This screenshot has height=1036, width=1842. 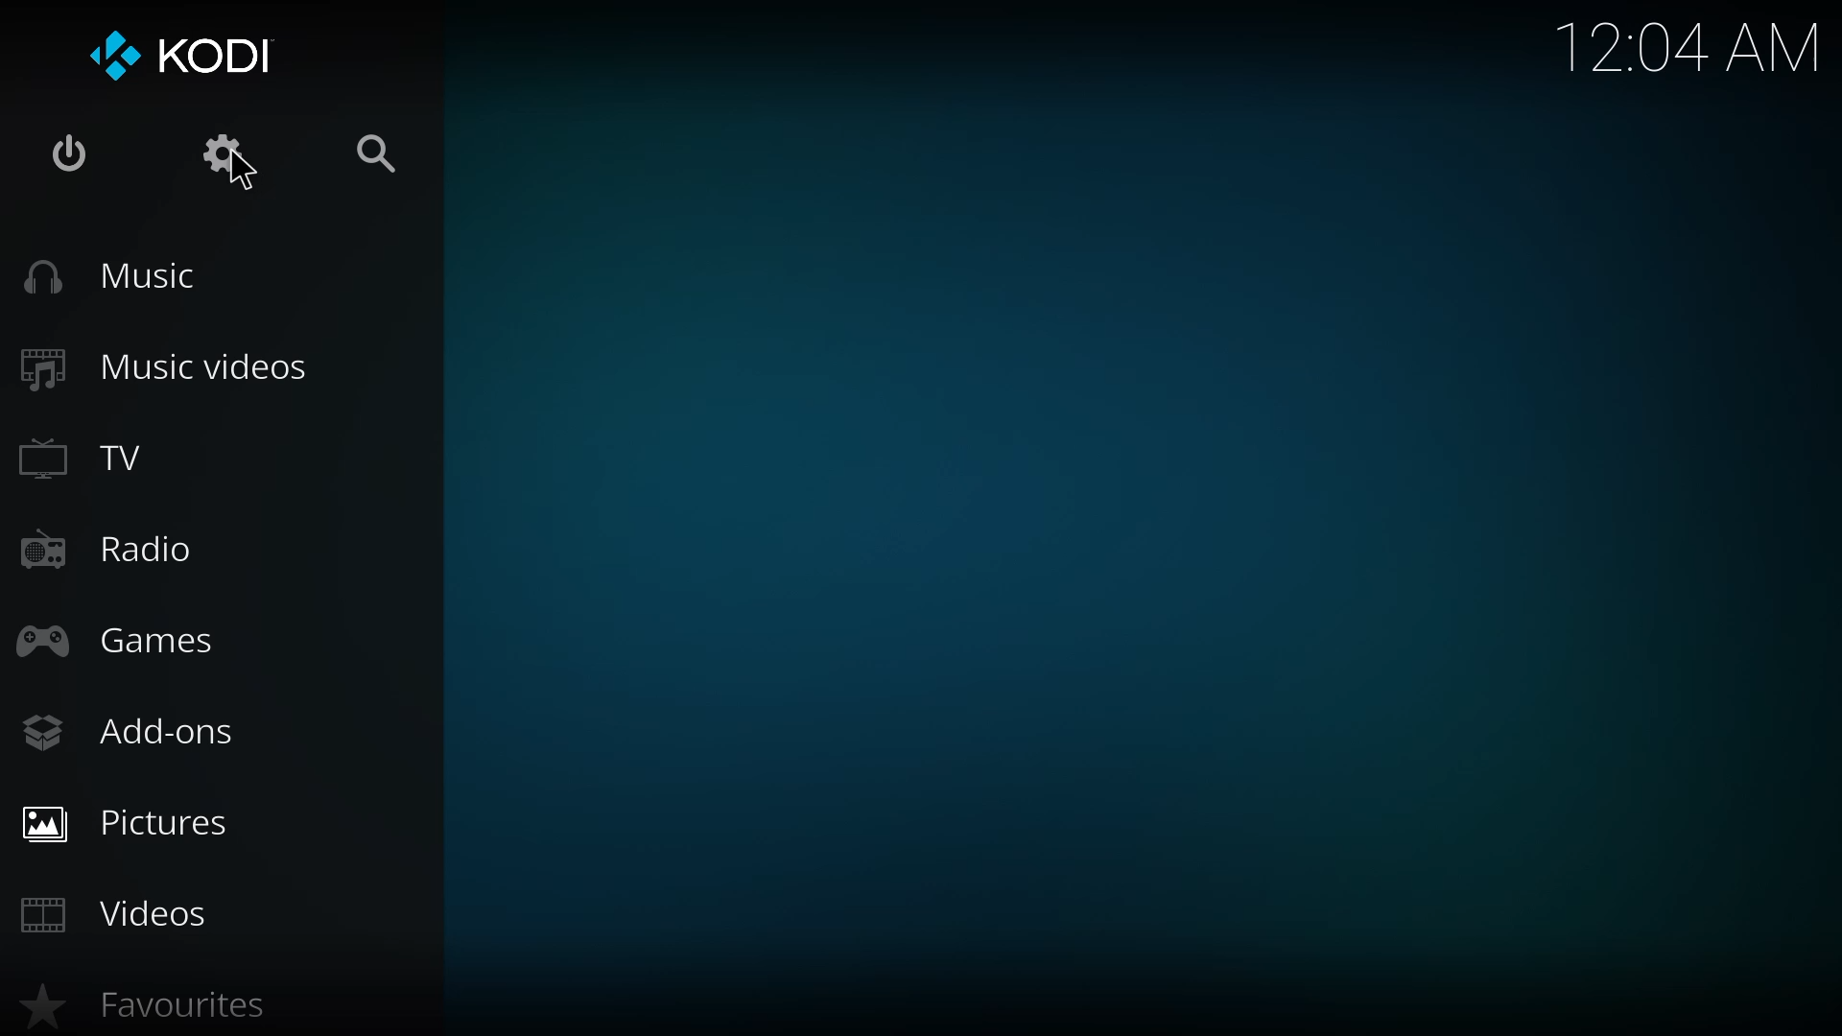 What do you see at coordinates (117, 279) in the screenshot?
I see `music` at bounding box center [117, 279].